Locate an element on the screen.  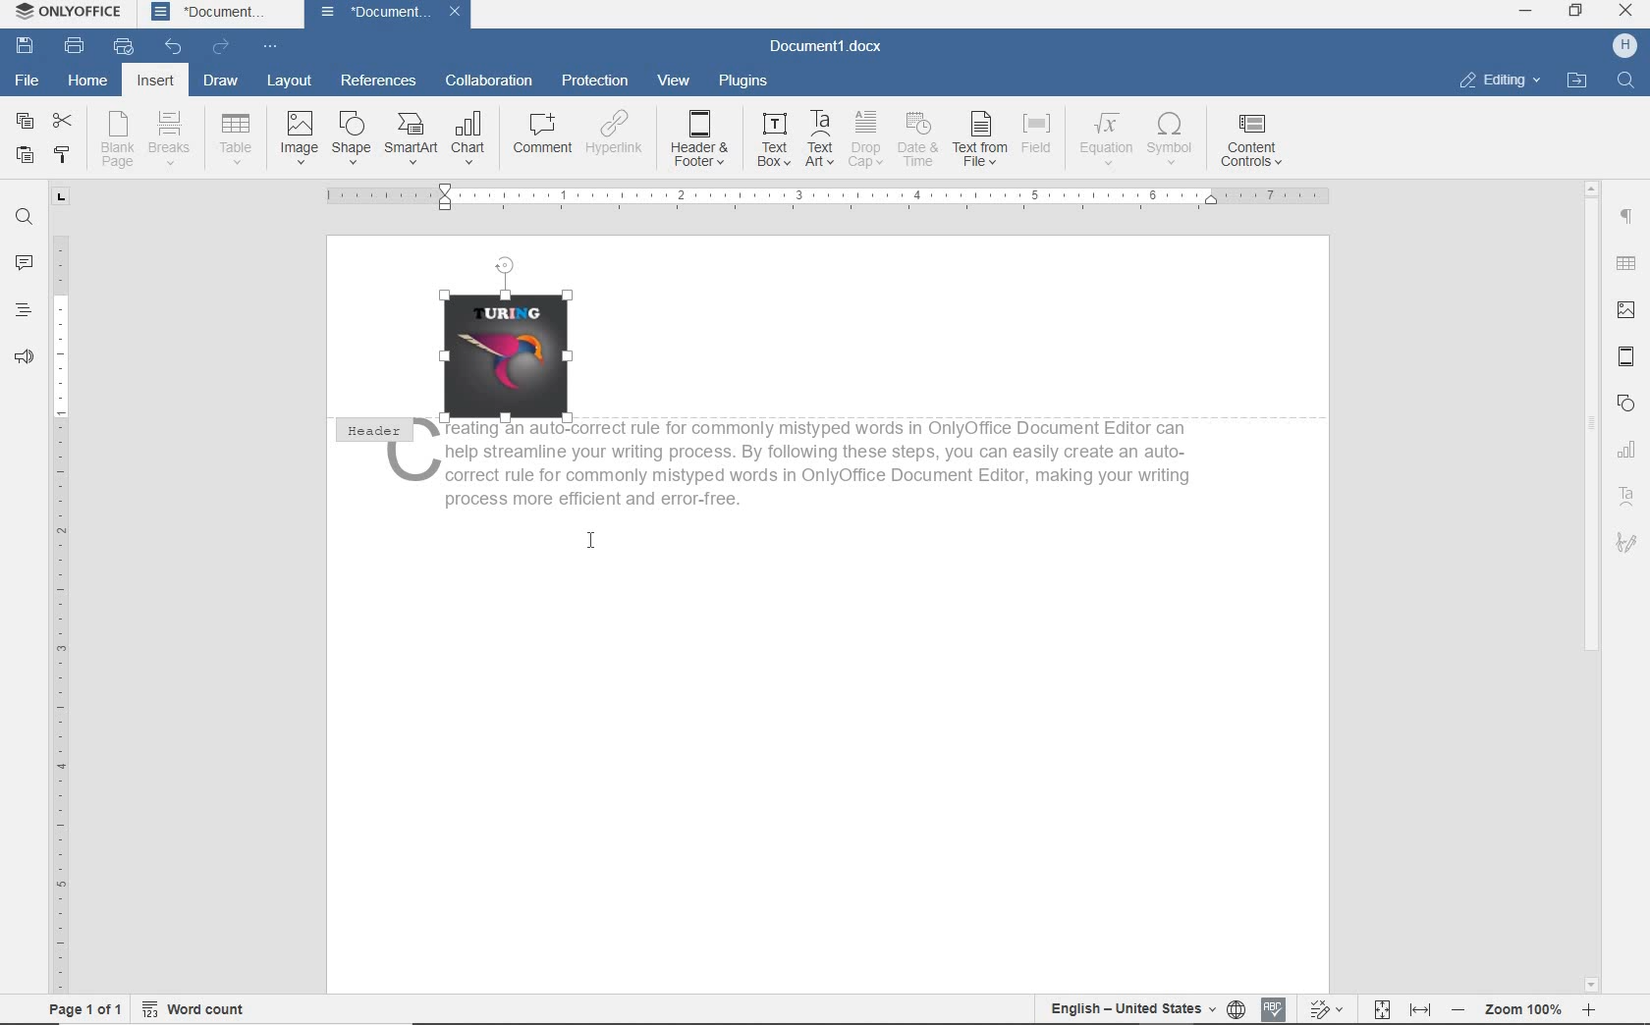
Word count is located at coordinates (192, 1009).